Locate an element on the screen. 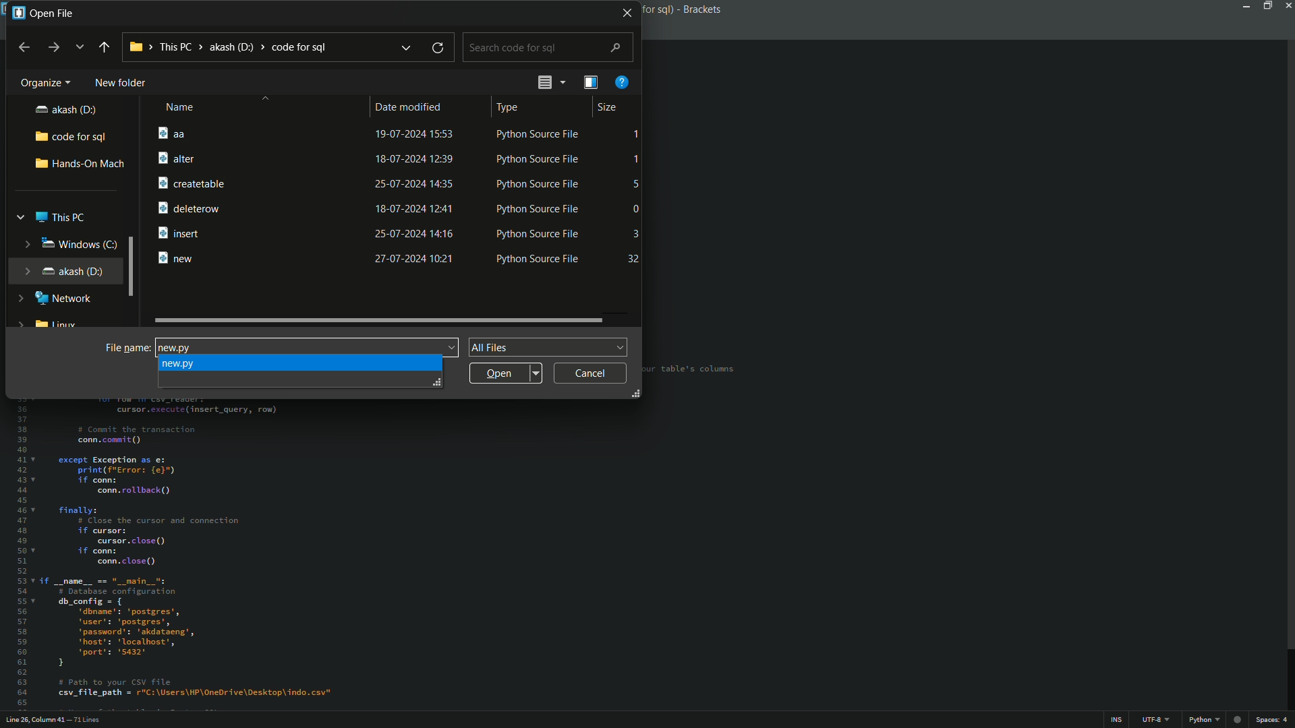 Image resolution: width=1295 pixels, height=728 pixels. 3 is located at coordinates (635, 231).